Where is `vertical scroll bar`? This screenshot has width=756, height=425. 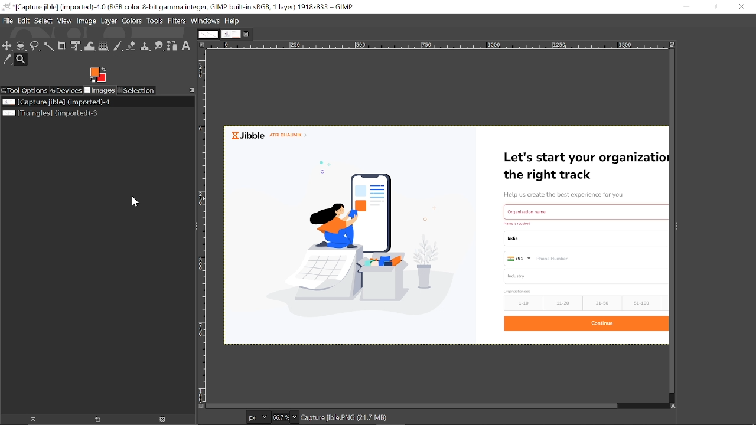 vertical scroll bar is located at coordinates (669, 223).